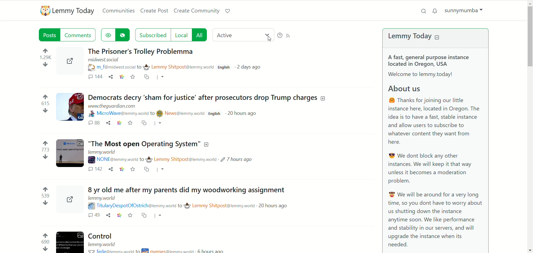 The width and height of the screenshot is (533, 253). Describe the element at coordinates (208, 98) in the screenshot. I see `Democrats decry ‘sham for justice’ after prosecutors drop Trump charges` at that location.